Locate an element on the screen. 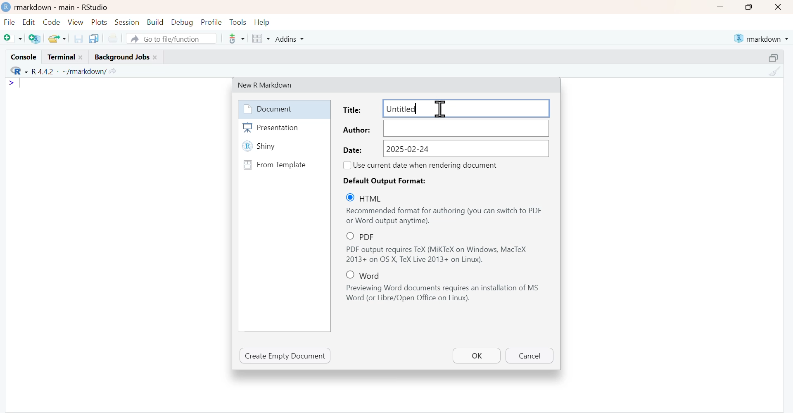 The height and width of the screenshot is (413, 793). Save all open documents is located at coordinates (95, 39).